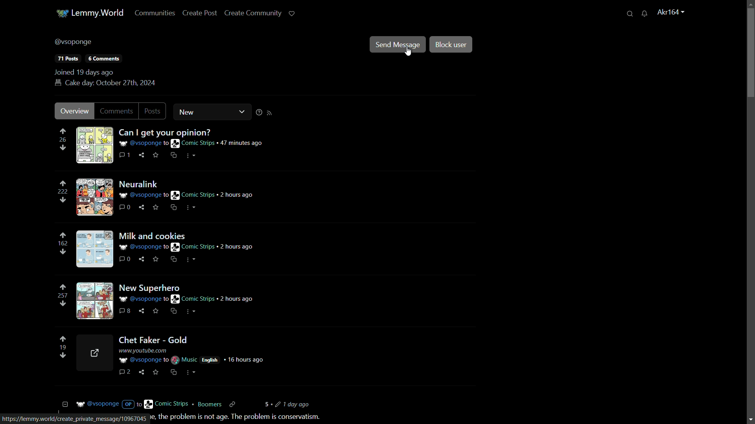 The image size is (755, 424). What do you see at coordinates (173, 259) in the screenshot?
I see `cs` at bounding box center [173, 259].